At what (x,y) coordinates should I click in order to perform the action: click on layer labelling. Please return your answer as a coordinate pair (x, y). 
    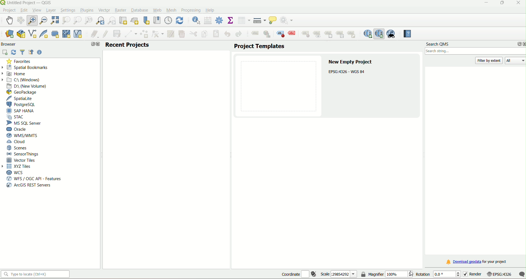
    Looking at the image, I should click on (254, 35).